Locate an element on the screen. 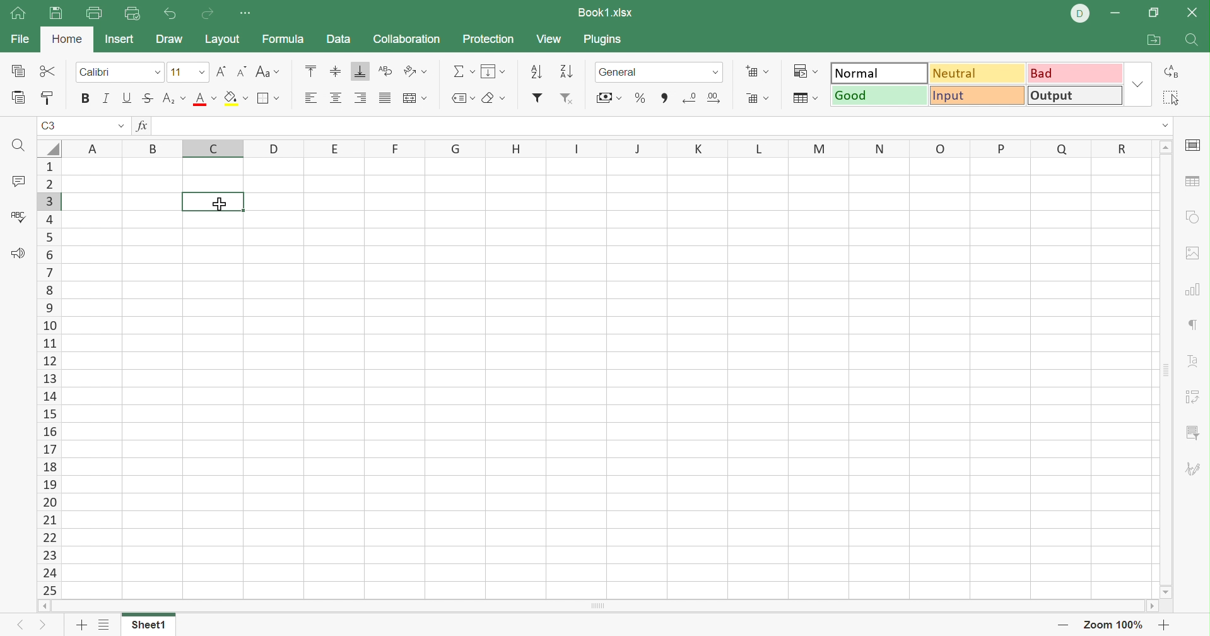 Image resolution: width=1210 pixels, height=636 pixels. Print is located at coordinates (55, 14).